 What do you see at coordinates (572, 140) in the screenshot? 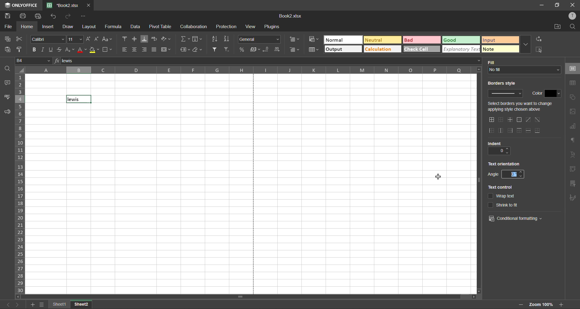
I see `paragraph` at bounding box center [572, 140].